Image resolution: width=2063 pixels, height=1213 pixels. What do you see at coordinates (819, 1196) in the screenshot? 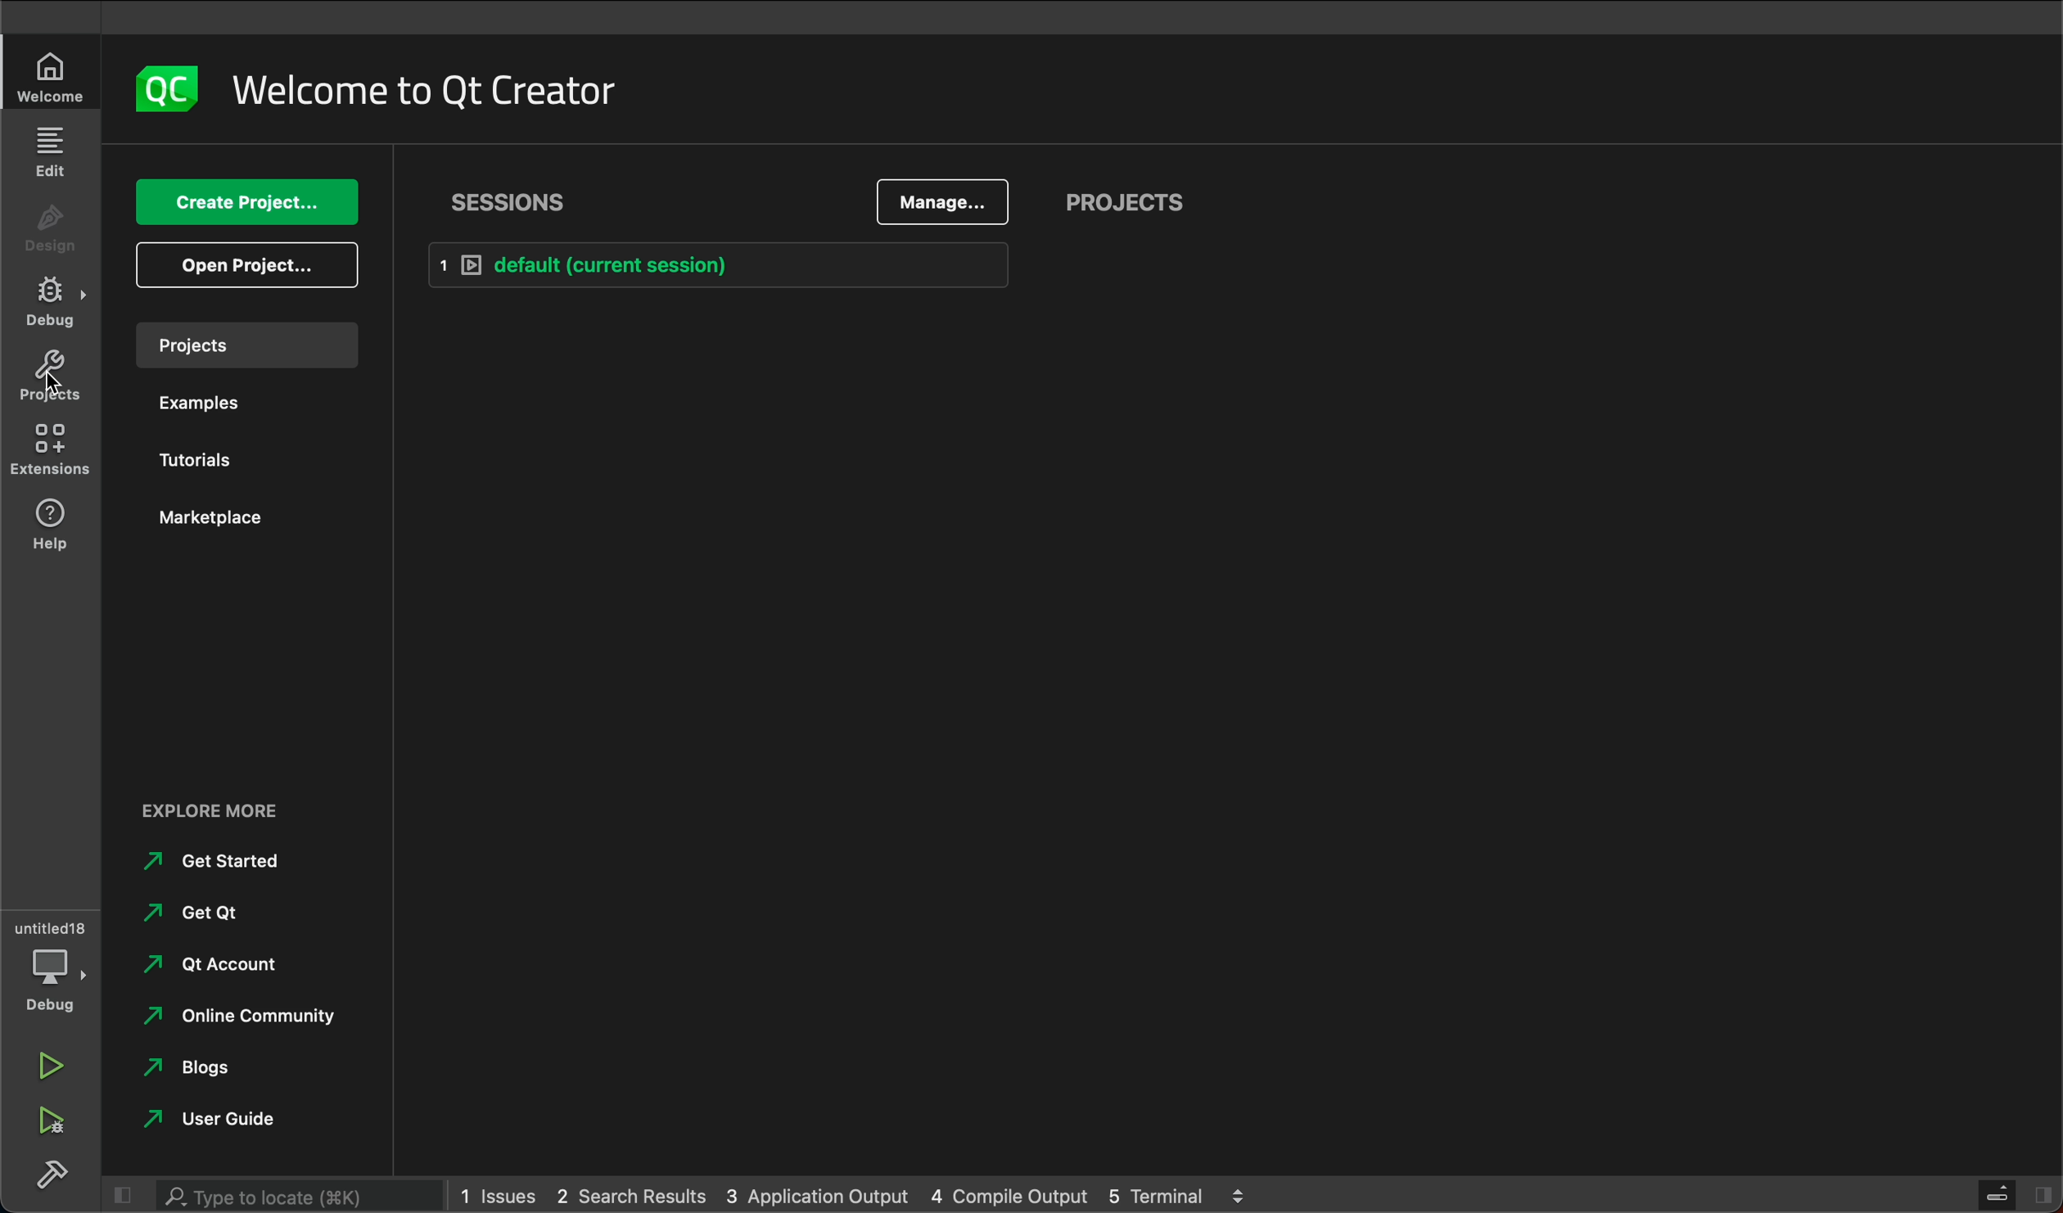
I see `3 Application Output` at bounding box center [819, 1196].